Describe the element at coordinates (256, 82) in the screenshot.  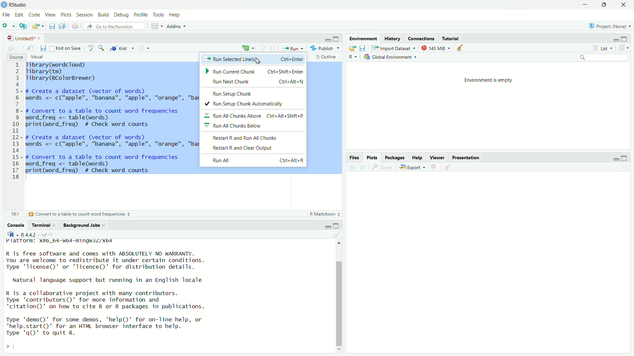
I see `Run next chunk` at that location.